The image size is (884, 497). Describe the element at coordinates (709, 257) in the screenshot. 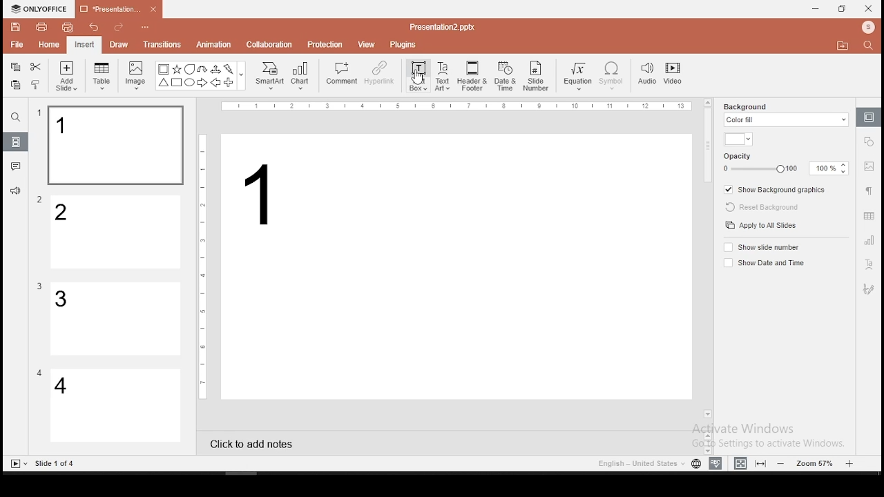

I see `scroll bar` at that location.